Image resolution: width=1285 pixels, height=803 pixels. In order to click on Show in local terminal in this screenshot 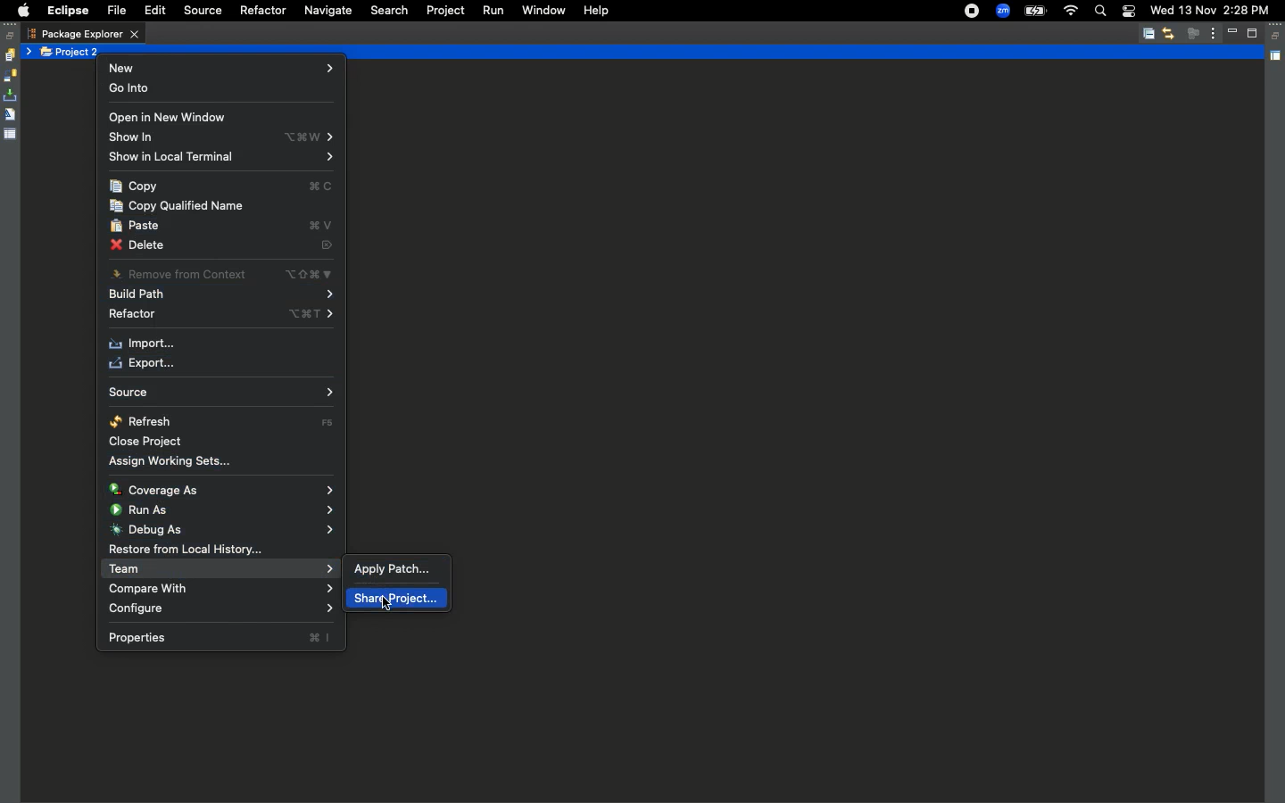, I will do `click(220, 158)`.